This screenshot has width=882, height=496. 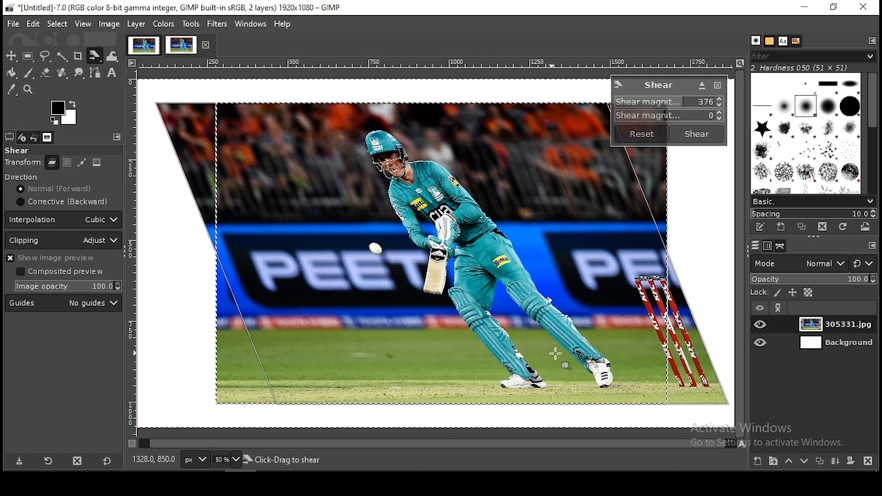 I want to click on image opacity, so click(x=66, y=287).